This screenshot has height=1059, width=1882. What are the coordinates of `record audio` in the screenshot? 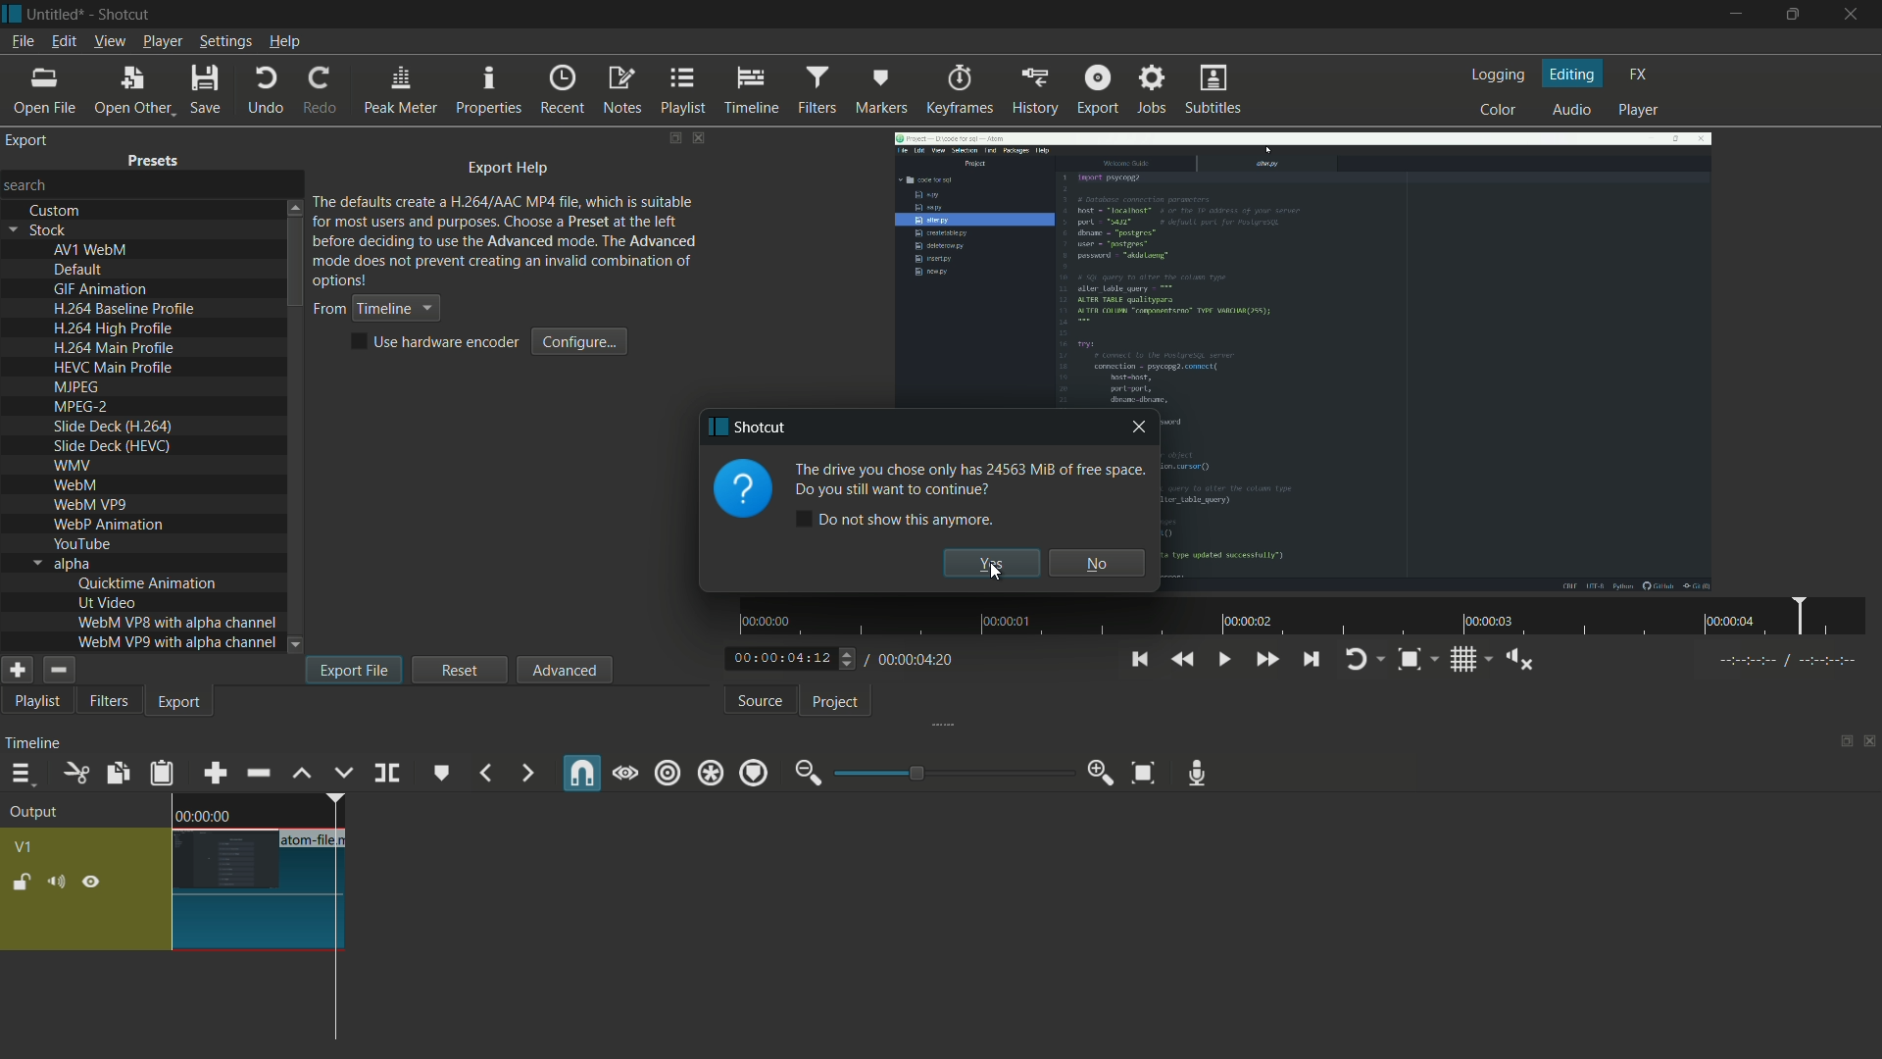 It's located at (1199, 774).